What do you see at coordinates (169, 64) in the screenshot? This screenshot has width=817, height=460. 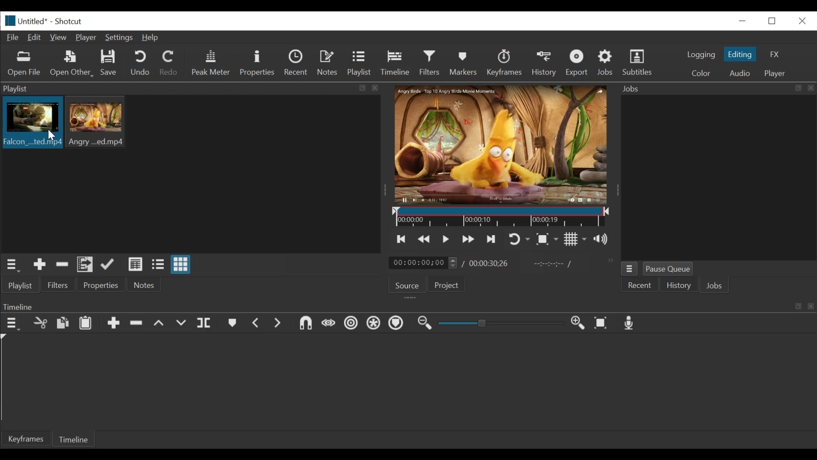 I see `Redo` at bounding box center [169, 64].